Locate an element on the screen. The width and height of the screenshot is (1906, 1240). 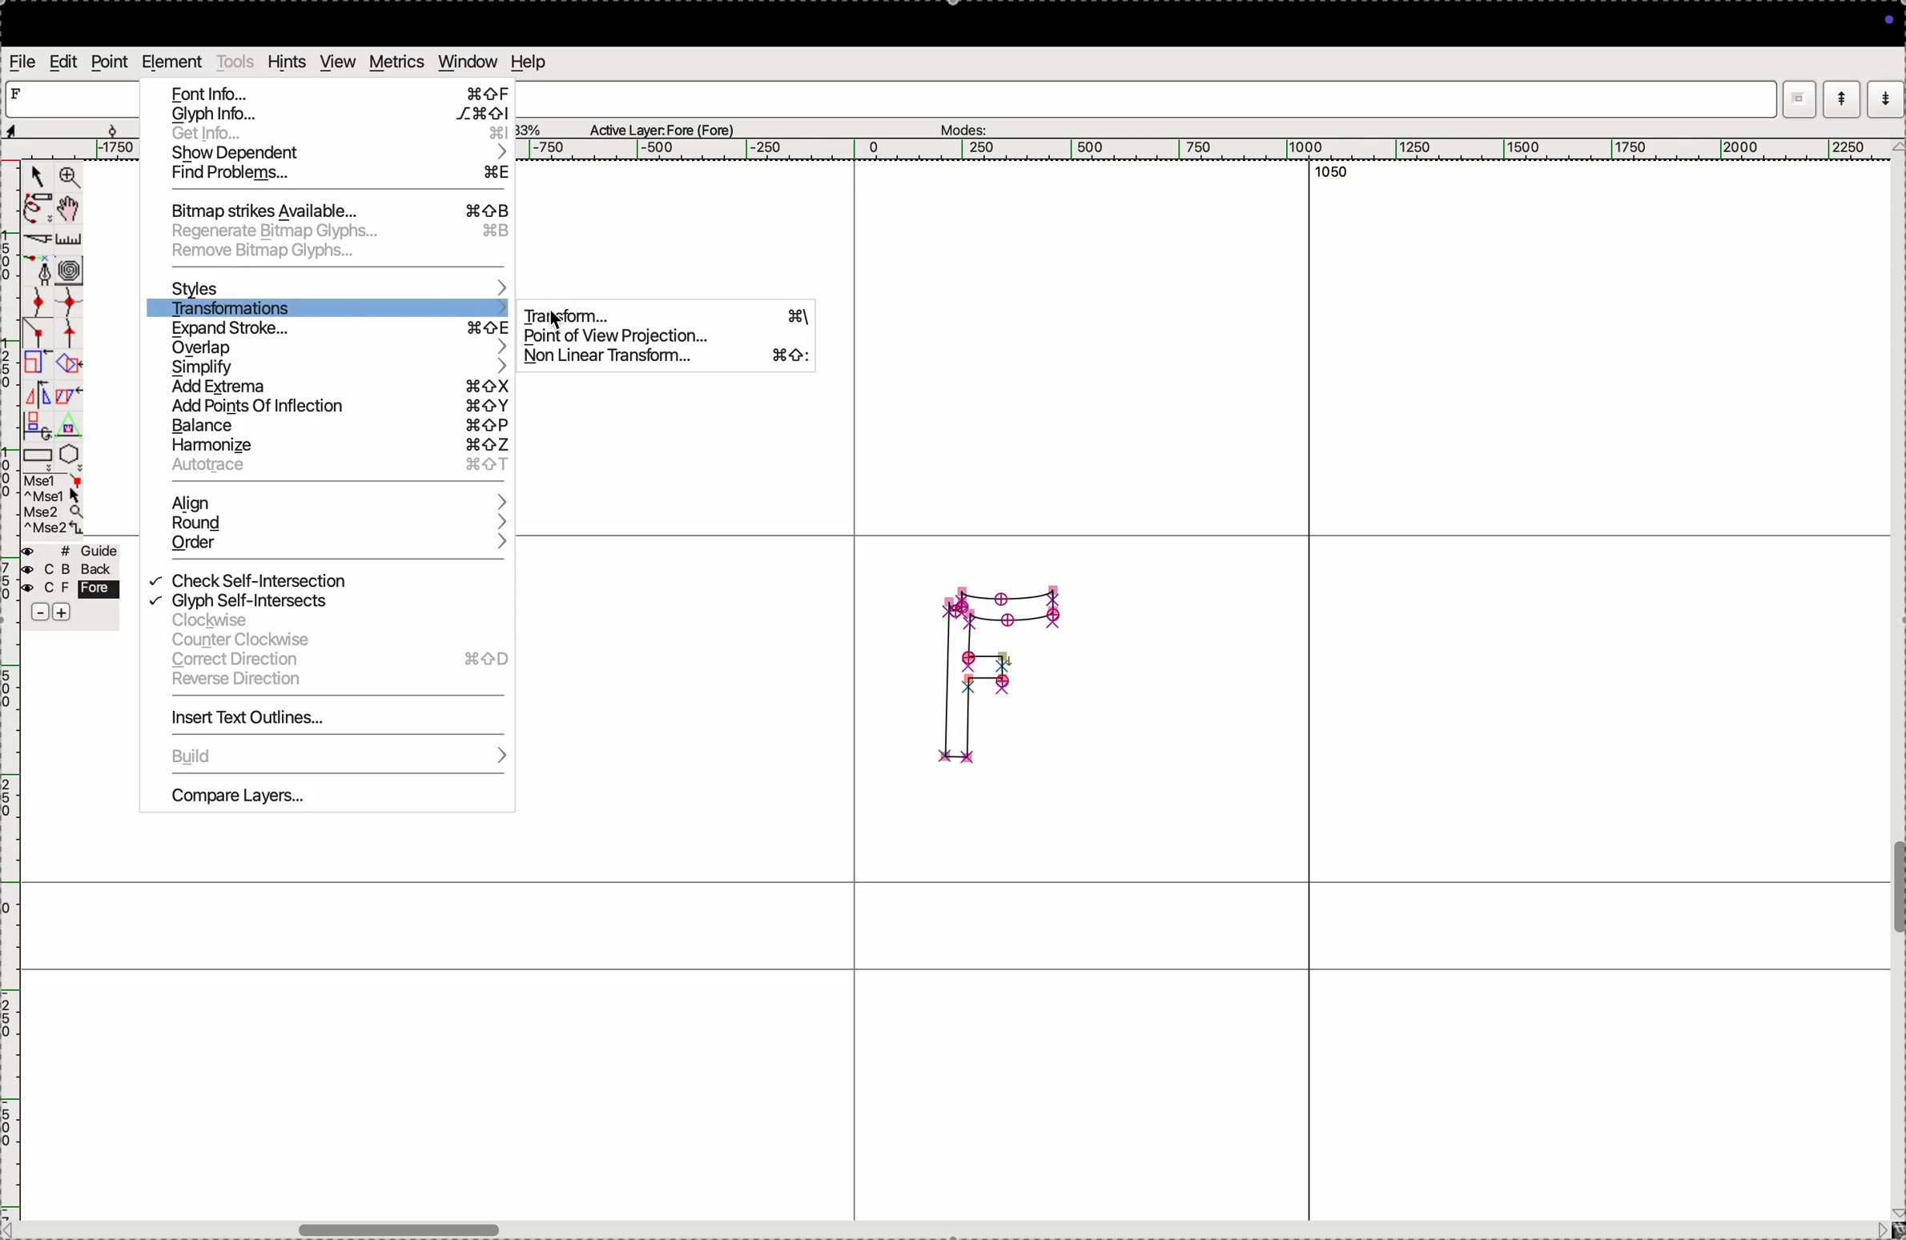
add is located at coordinates (63, 615).